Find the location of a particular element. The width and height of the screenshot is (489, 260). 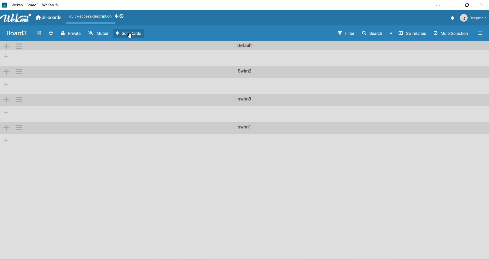

add swinlane is located at coordinates (5, 100).